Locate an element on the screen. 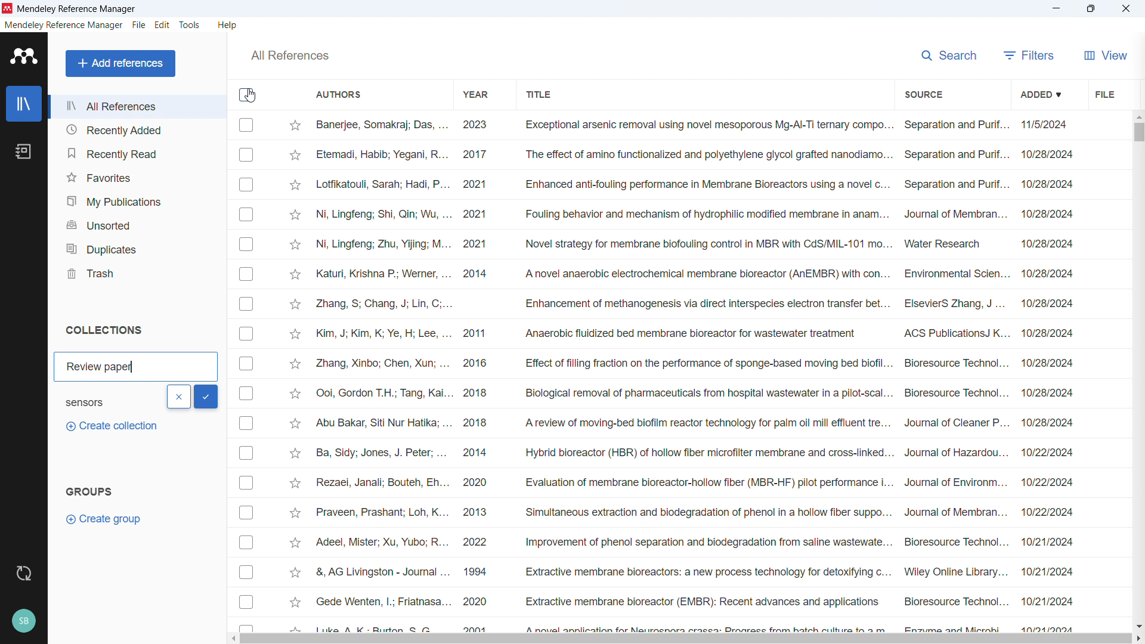 The width and height of the screenshot is (1145, 644). Groups  is located at coordinates (88, 491).